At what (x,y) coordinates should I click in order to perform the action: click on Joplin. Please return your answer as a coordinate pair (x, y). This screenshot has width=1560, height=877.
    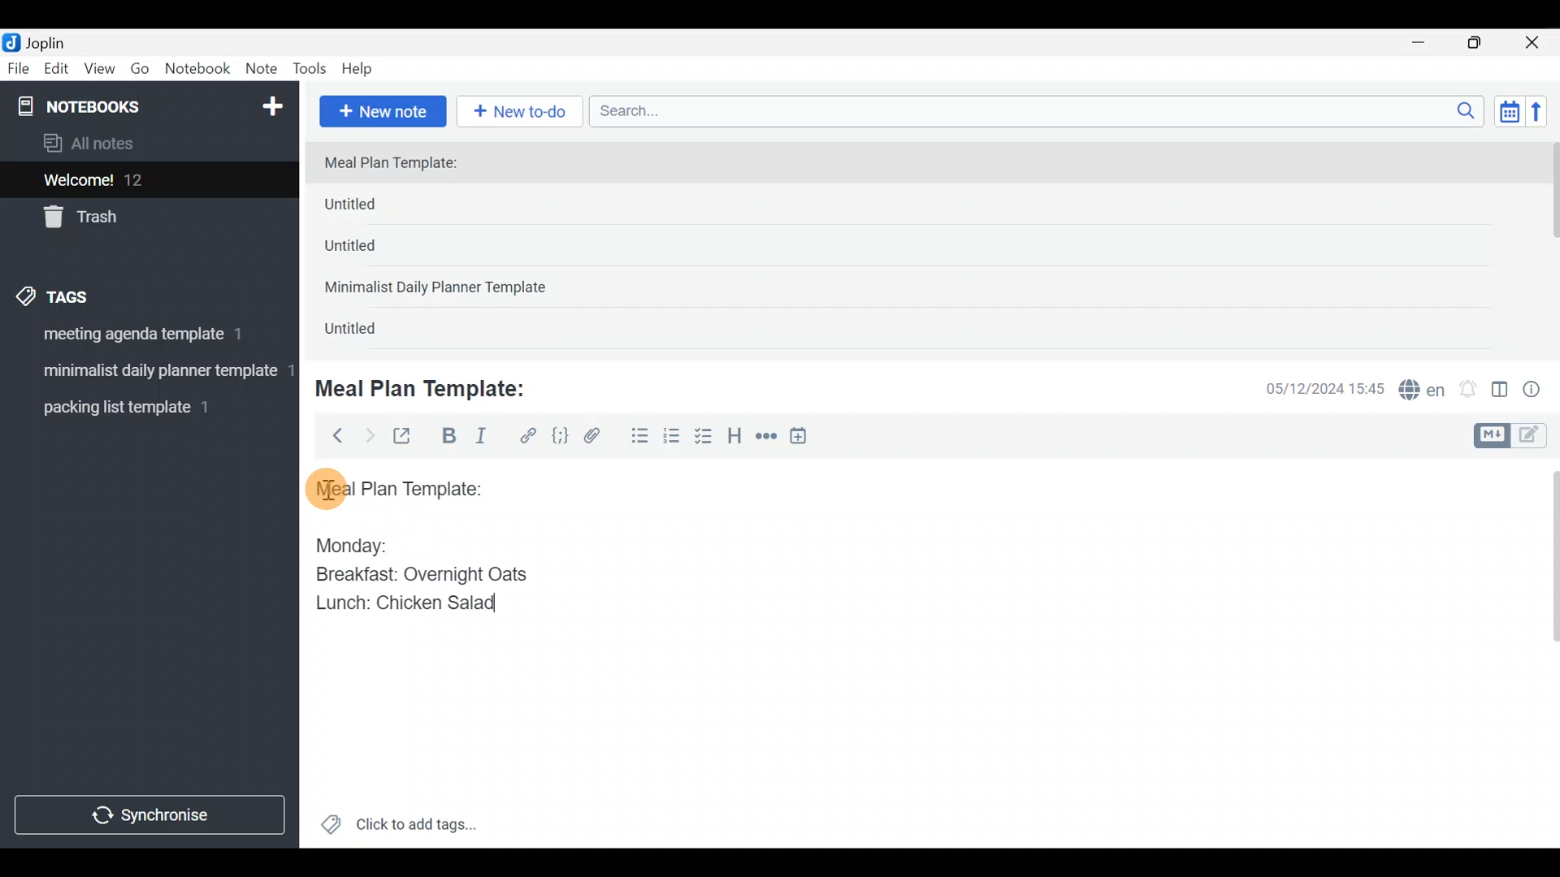
    Looking at the image, I should click on (56, 41).